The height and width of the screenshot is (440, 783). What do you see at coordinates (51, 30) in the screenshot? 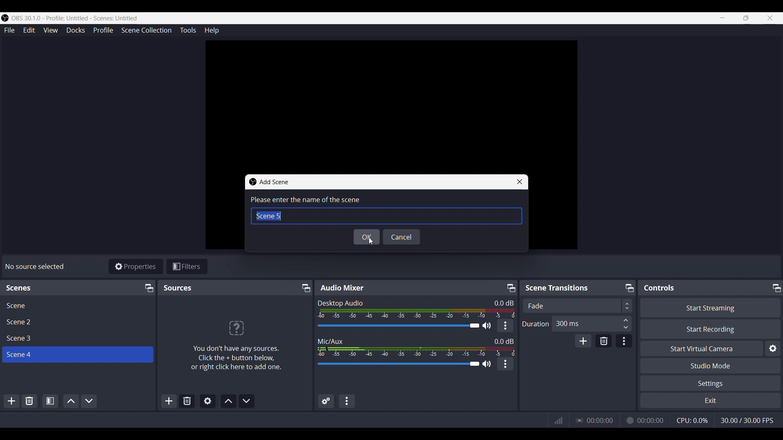
I see `View` at bounding box center [51, 30].